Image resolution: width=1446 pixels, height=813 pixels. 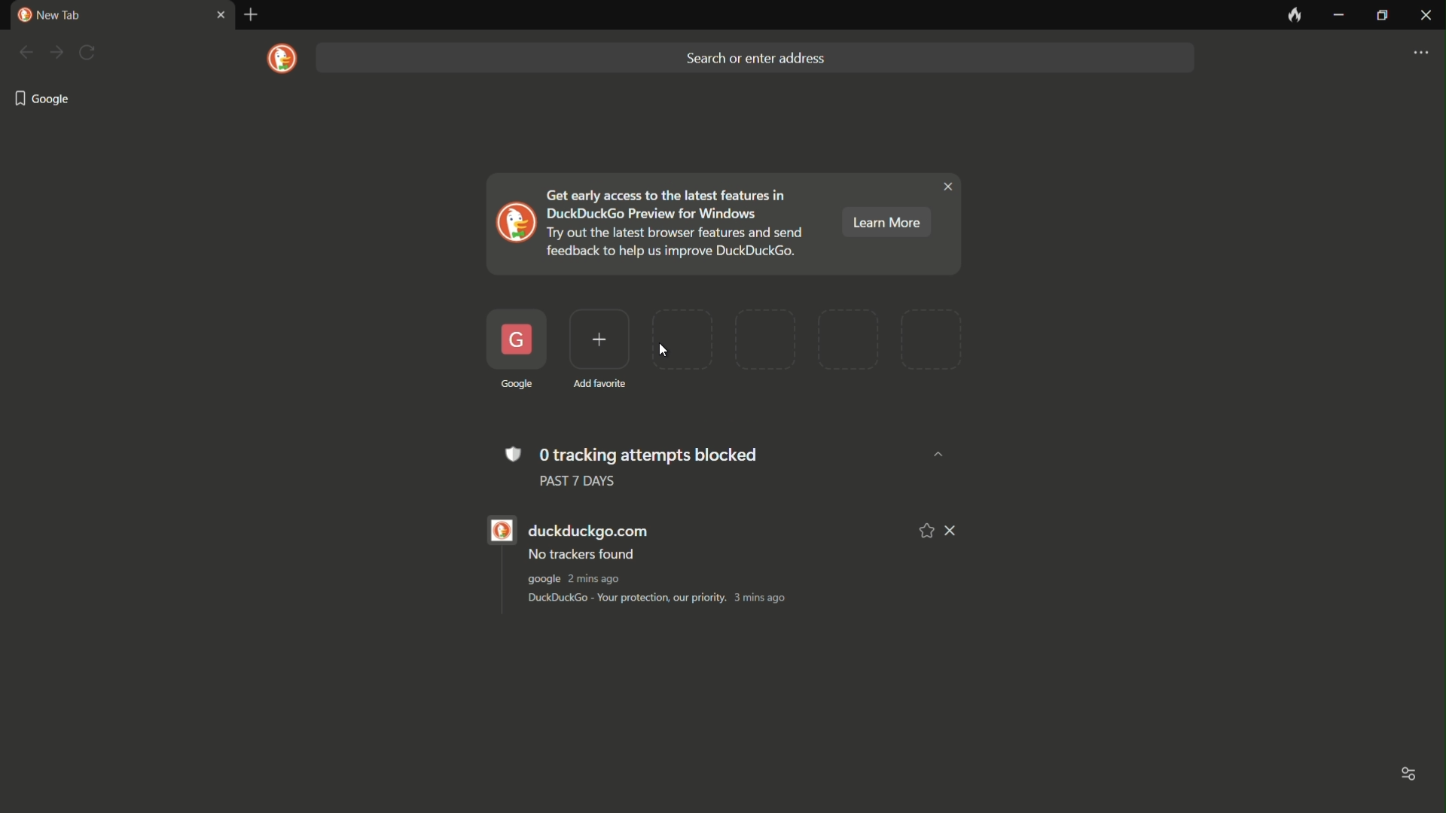 I want to click on created favorite, so click(x=516, y=349).